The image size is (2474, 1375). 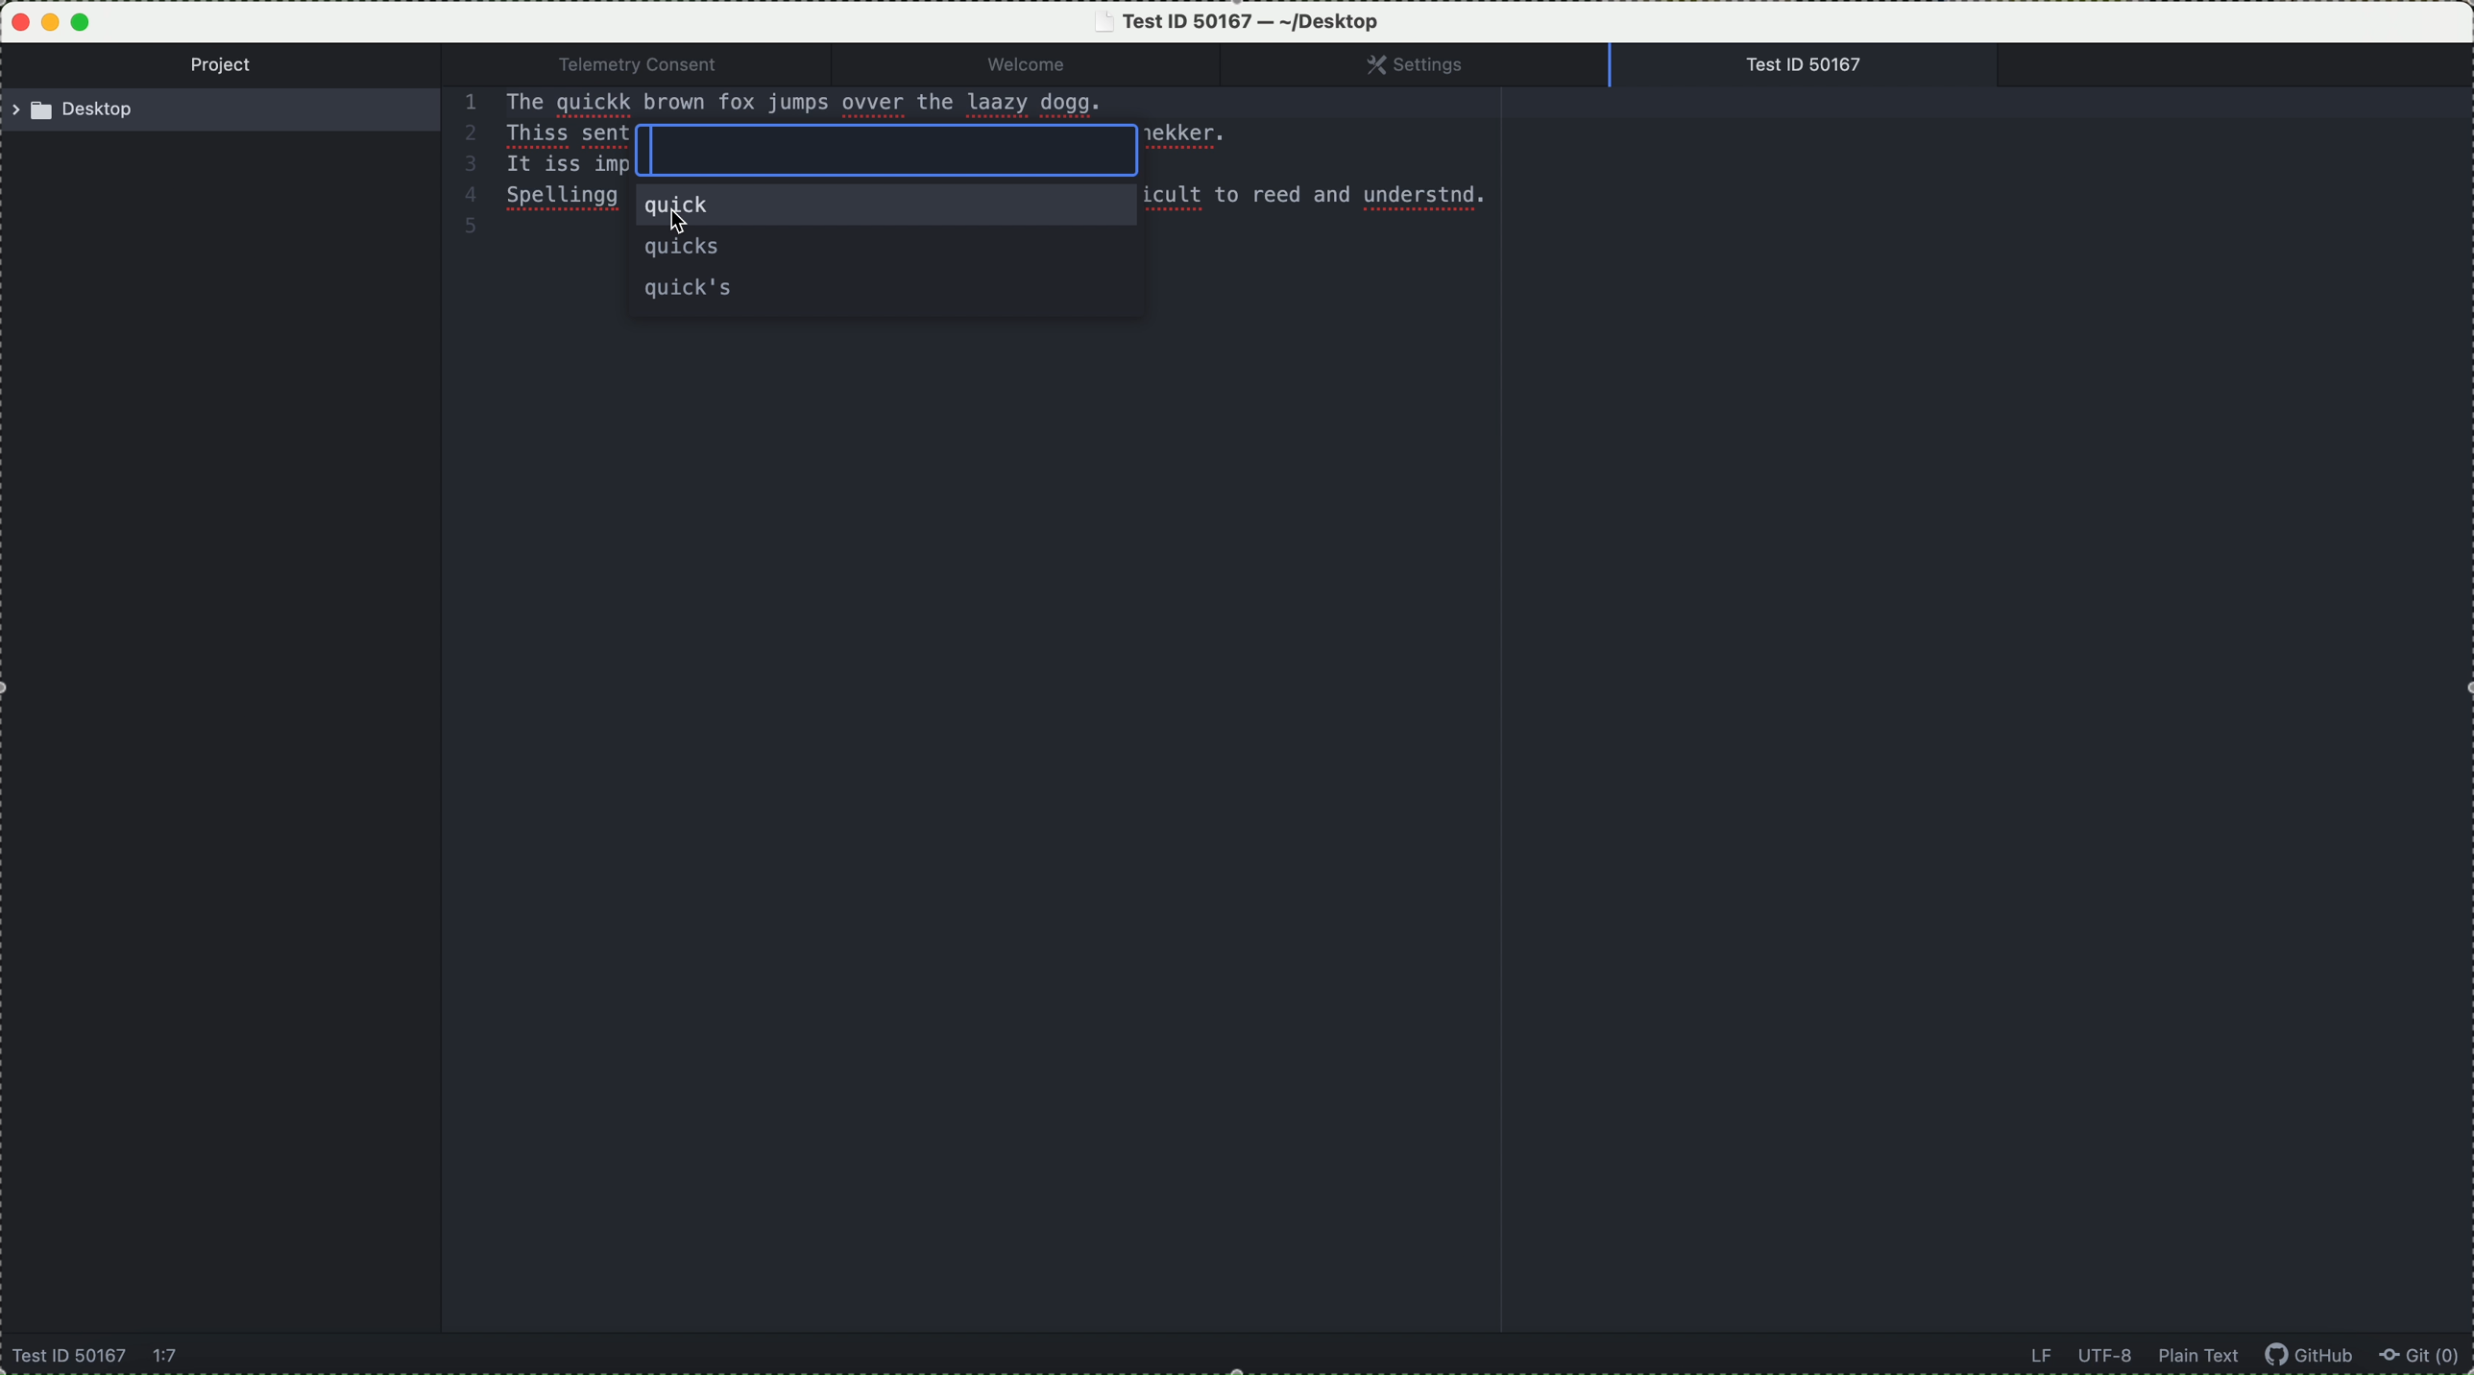 I want to click on 1:7, so click(x=168, y=1358).